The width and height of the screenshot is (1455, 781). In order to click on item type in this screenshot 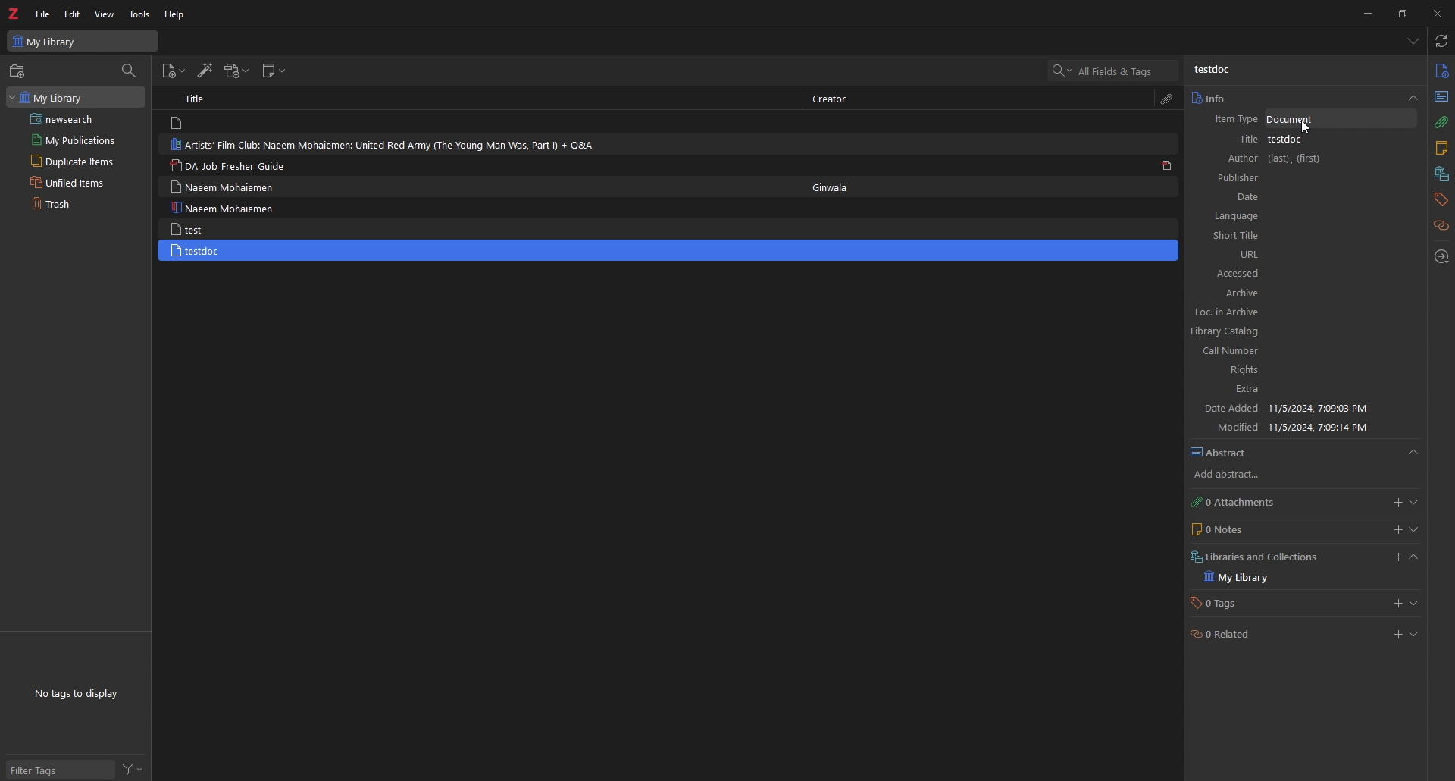, I will do `click(1233, 119)`.